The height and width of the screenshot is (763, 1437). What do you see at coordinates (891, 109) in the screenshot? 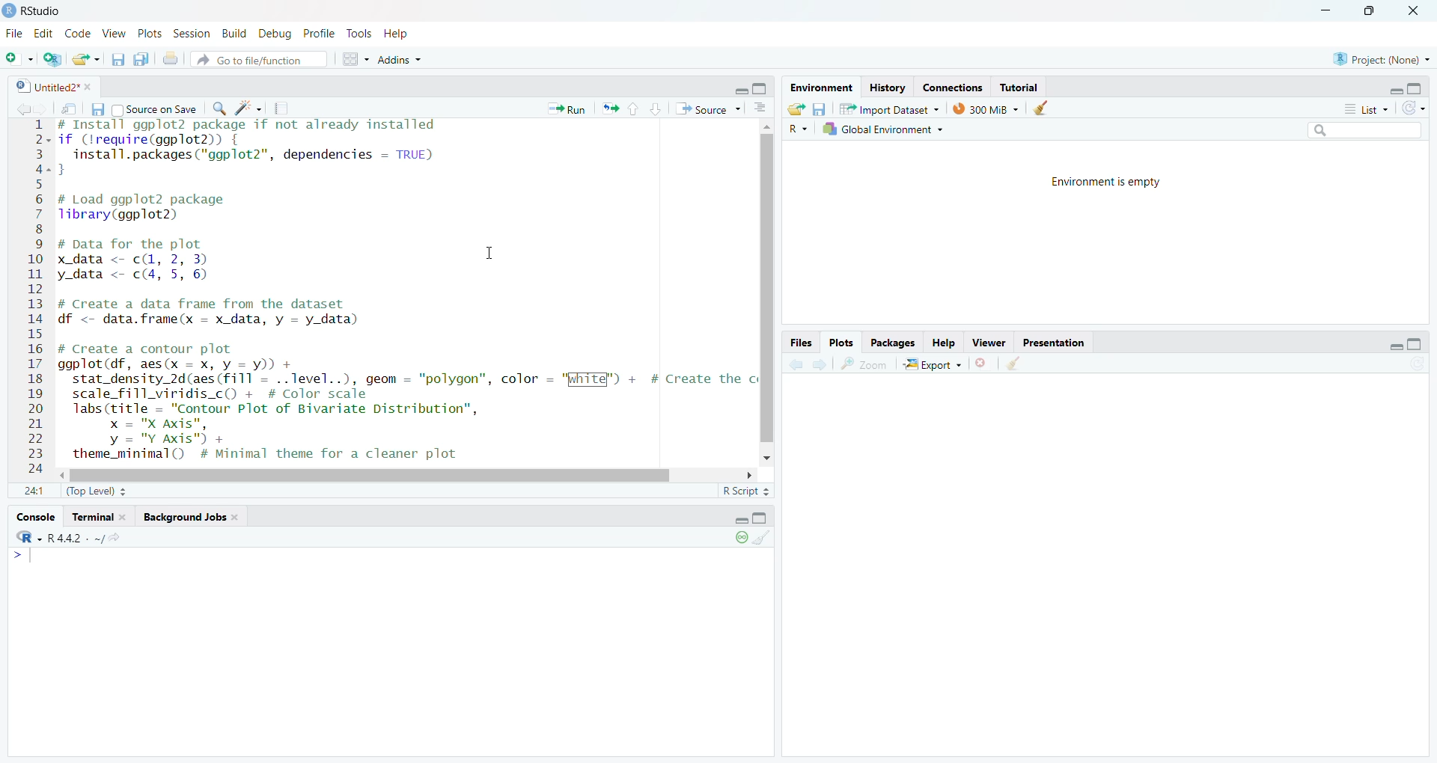
I see ` Import Dataset ` at bounding box center [891, 109].